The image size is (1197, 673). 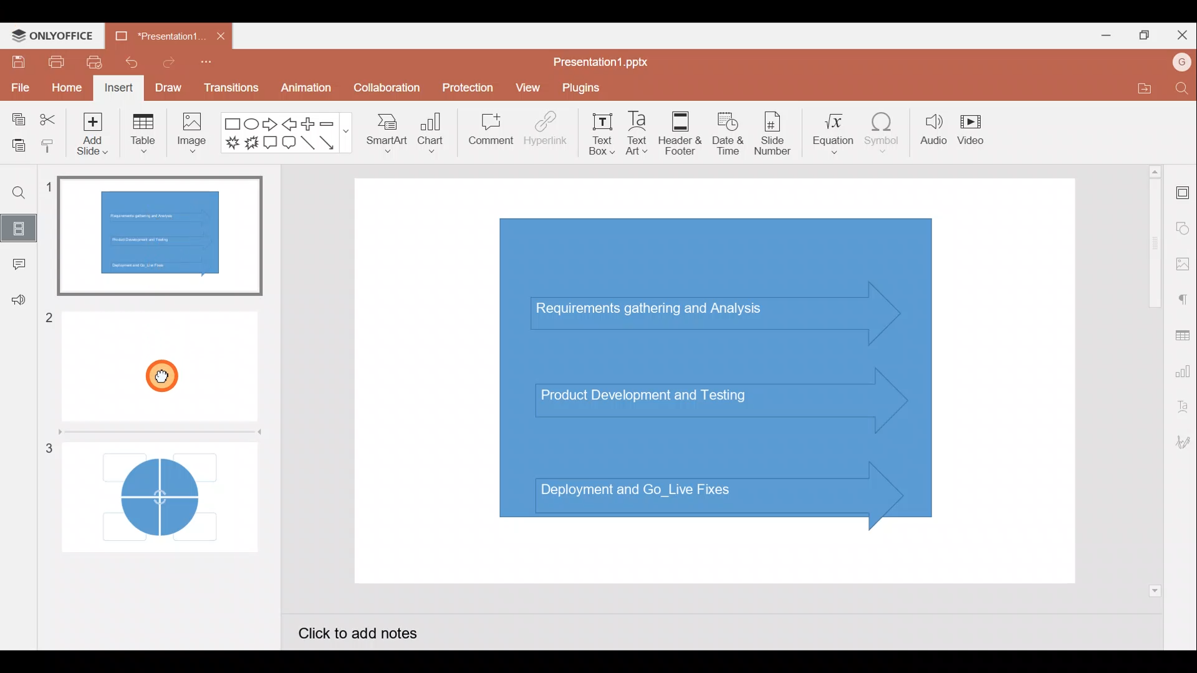 What do you see at coordinates (167, 86) in the screenshot?
I see `Draw` at bounding box center [167, 86].